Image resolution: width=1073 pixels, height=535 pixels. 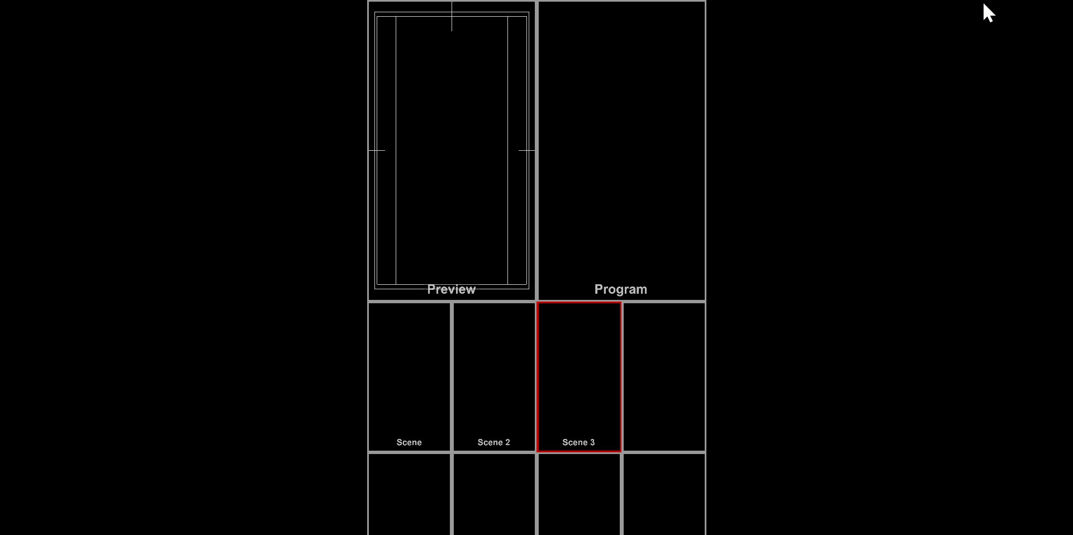 What do you see at coordinates (410, 494) in the screenshot?
I see `placeholders for scenes that don't currently have any content assigned to them` at bounding box center [410, 494].